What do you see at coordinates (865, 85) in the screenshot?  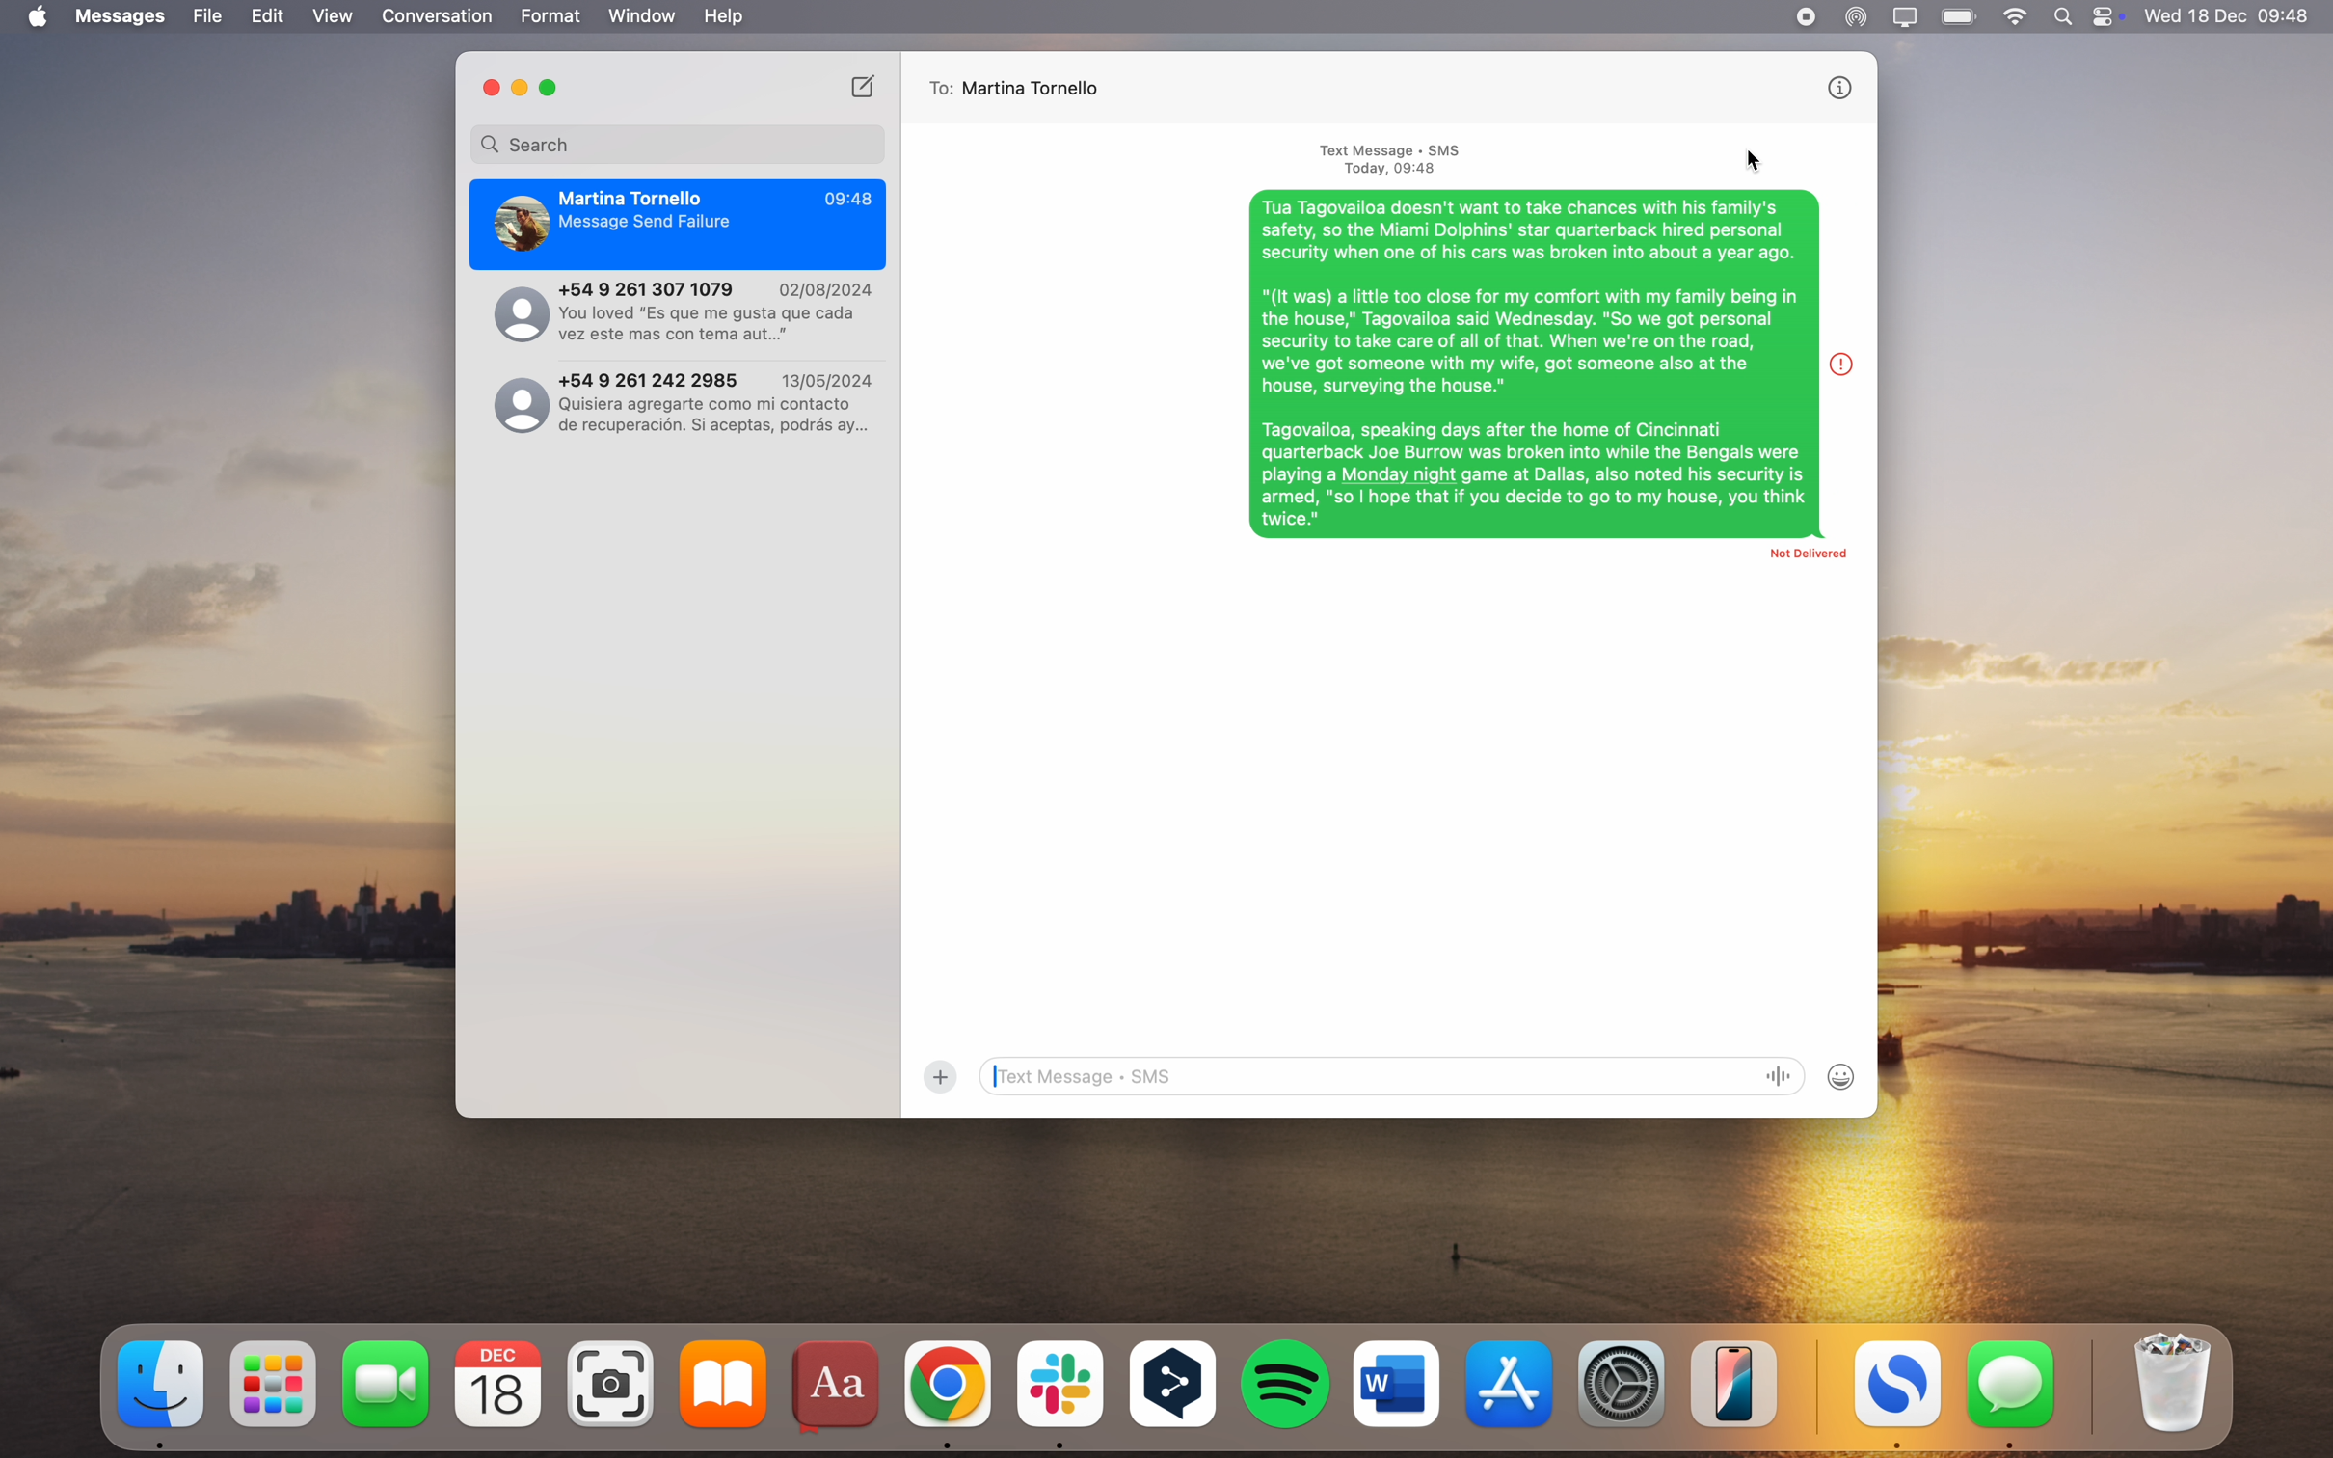 I see `new message` at bounding box center [865, 85].